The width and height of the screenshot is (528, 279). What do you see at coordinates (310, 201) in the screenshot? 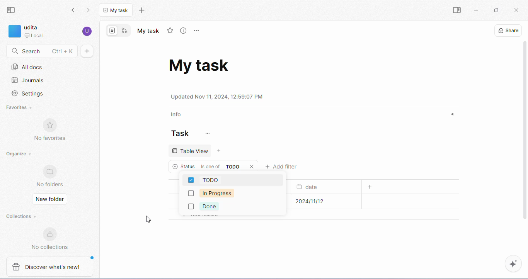
I see `submission date for task1` at bounding box center [310, 201].